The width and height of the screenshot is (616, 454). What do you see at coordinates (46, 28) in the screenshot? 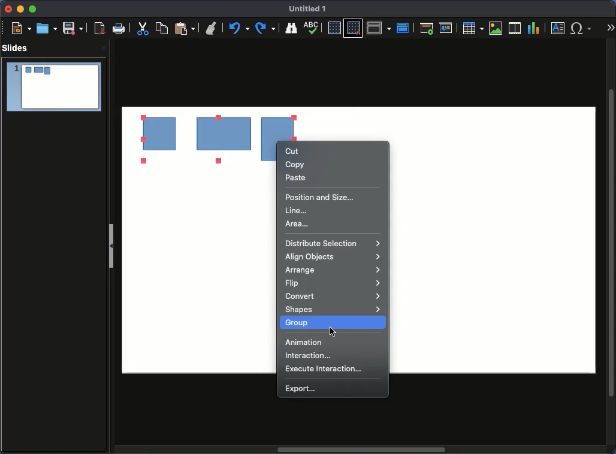
I see `Open` at bounding box center [46, 28].